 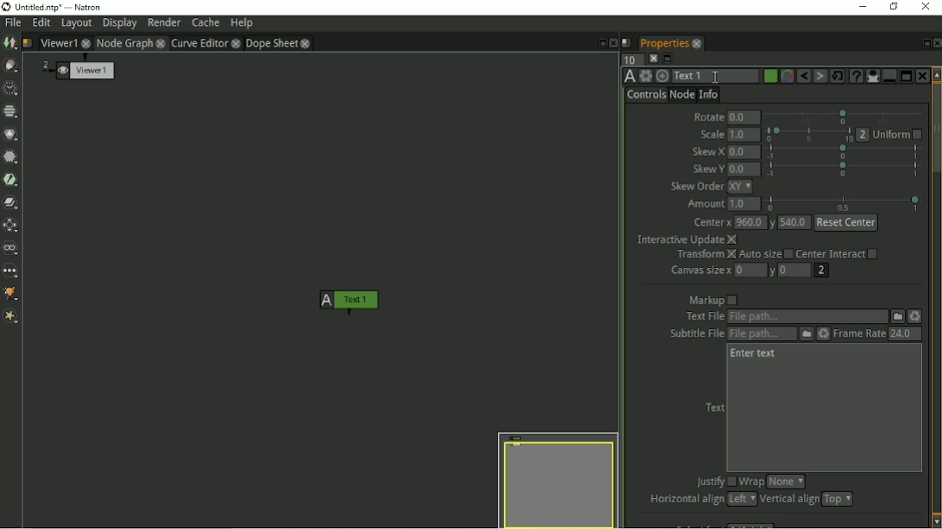 I want to click on 0.0, so click(x=744, y=169).